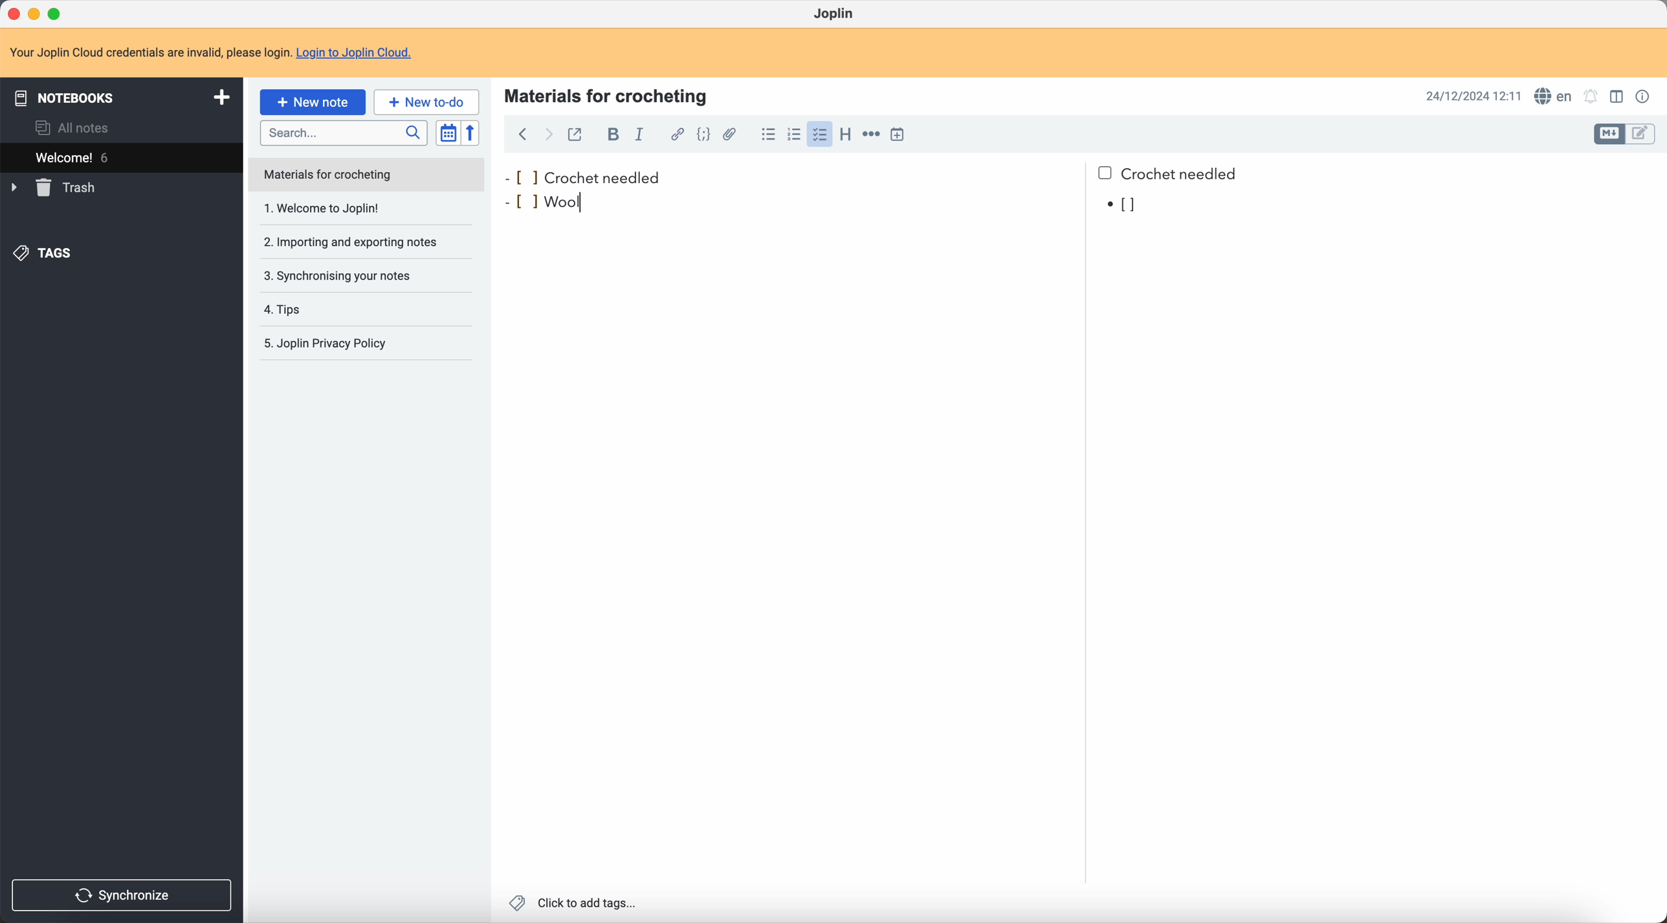 The image size is (1667, 923). Describe the element at coordinates (333, 346) in the screenshot. I see `Joplin privacy policy` at that location.